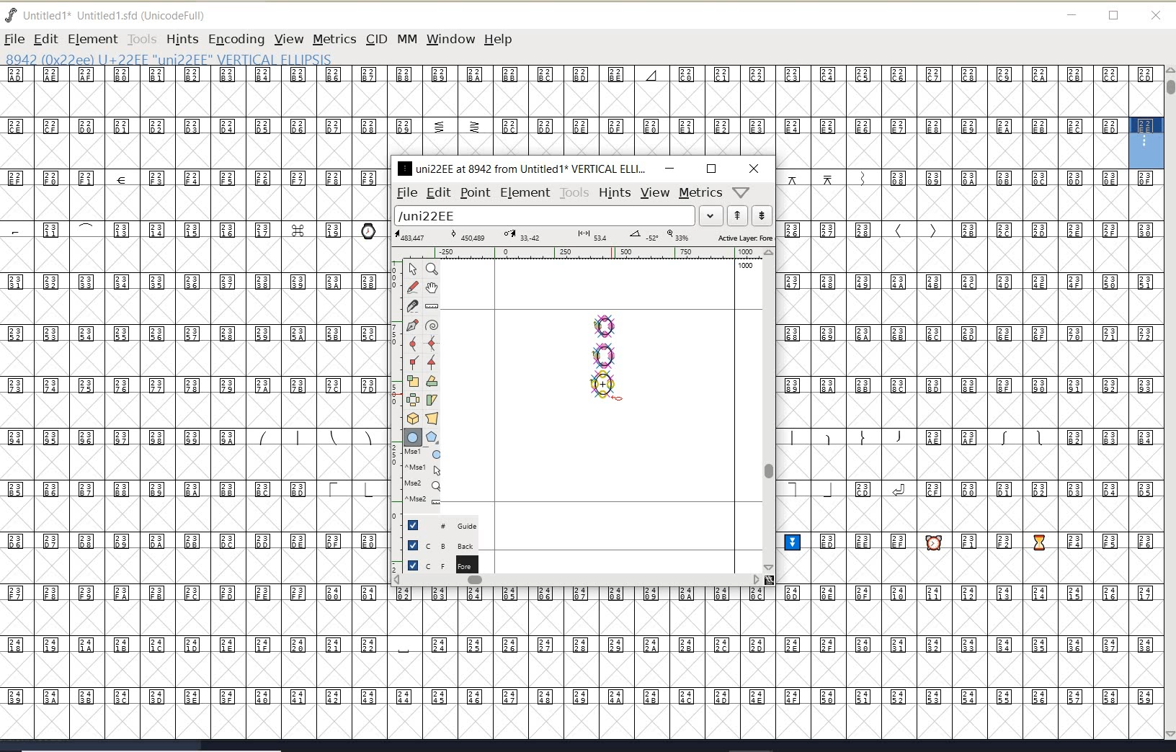 The image size is (1176, 752). Describe the element at coordinates (525, 192) in the screenshot. I see `element` at that location.